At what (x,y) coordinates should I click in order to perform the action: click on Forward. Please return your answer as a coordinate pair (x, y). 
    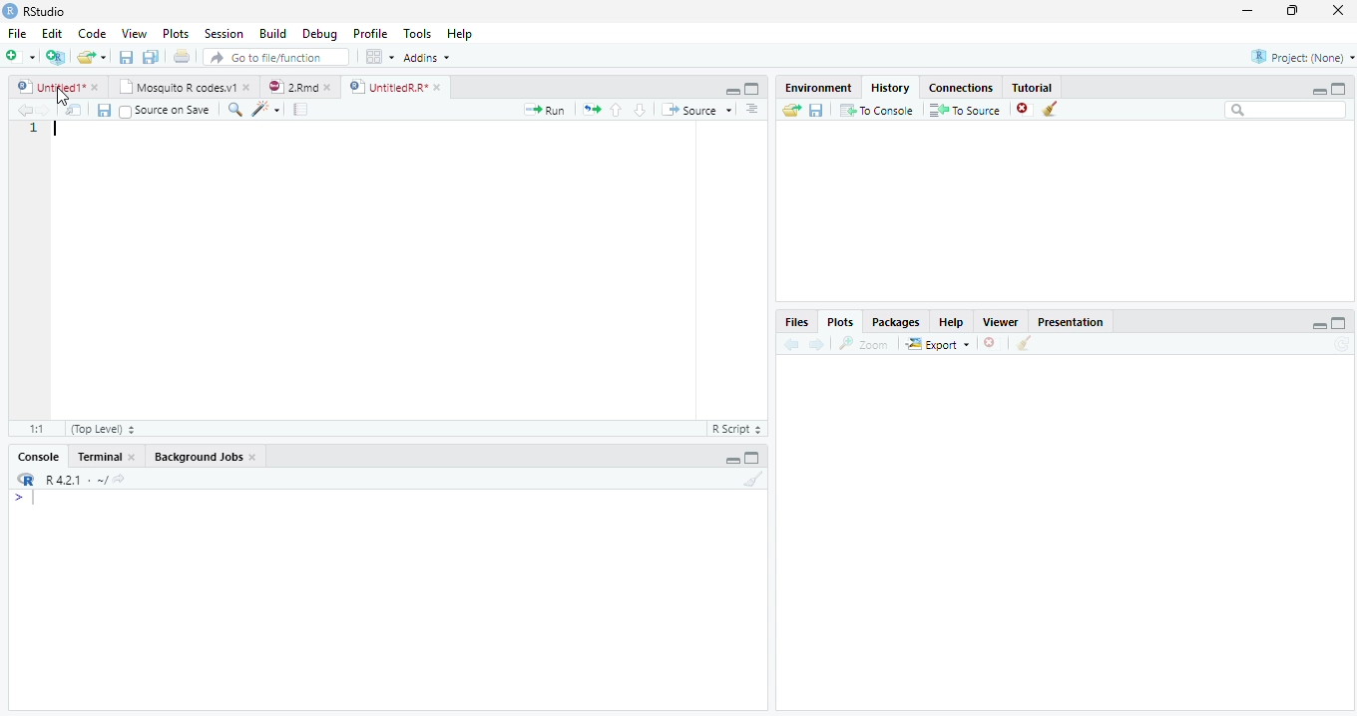
    Looking at the image, I should click on (50, 110).